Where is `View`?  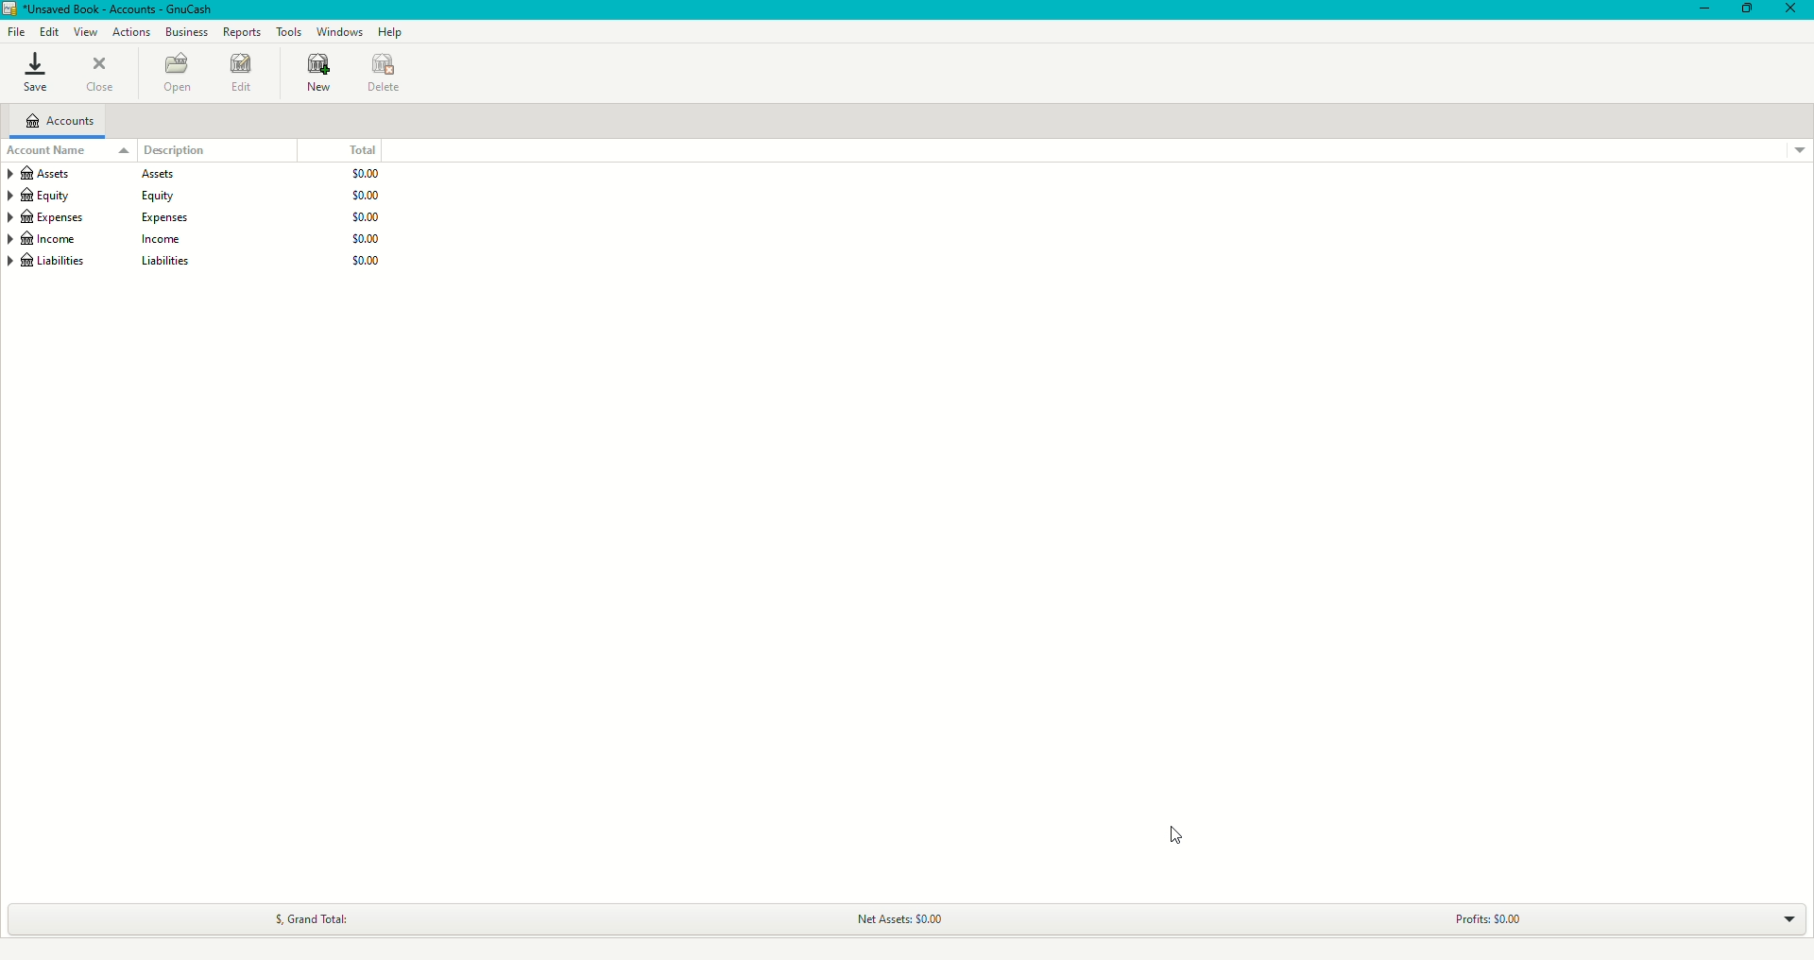 View is located at coordinates (84, 32).